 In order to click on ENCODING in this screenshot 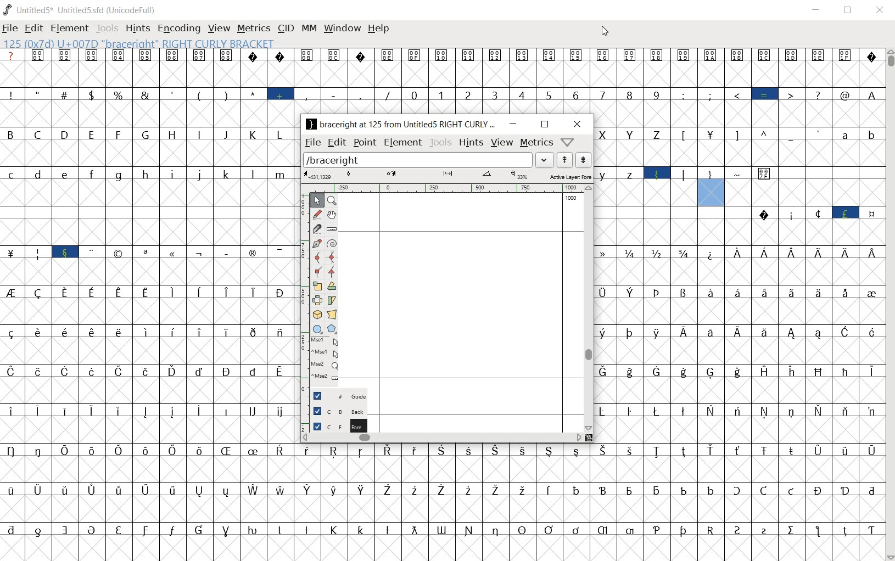, I will do `click(178, 29)`.